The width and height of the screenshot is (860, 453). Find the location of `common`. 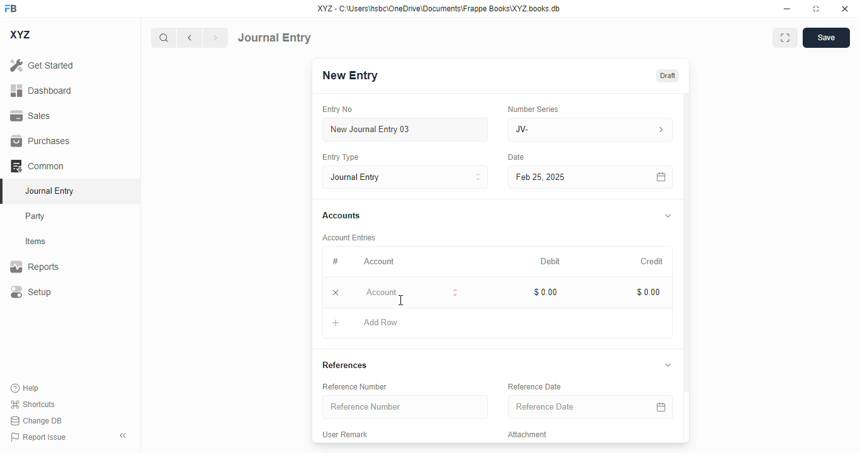

common is located at coordinates (37, 166).